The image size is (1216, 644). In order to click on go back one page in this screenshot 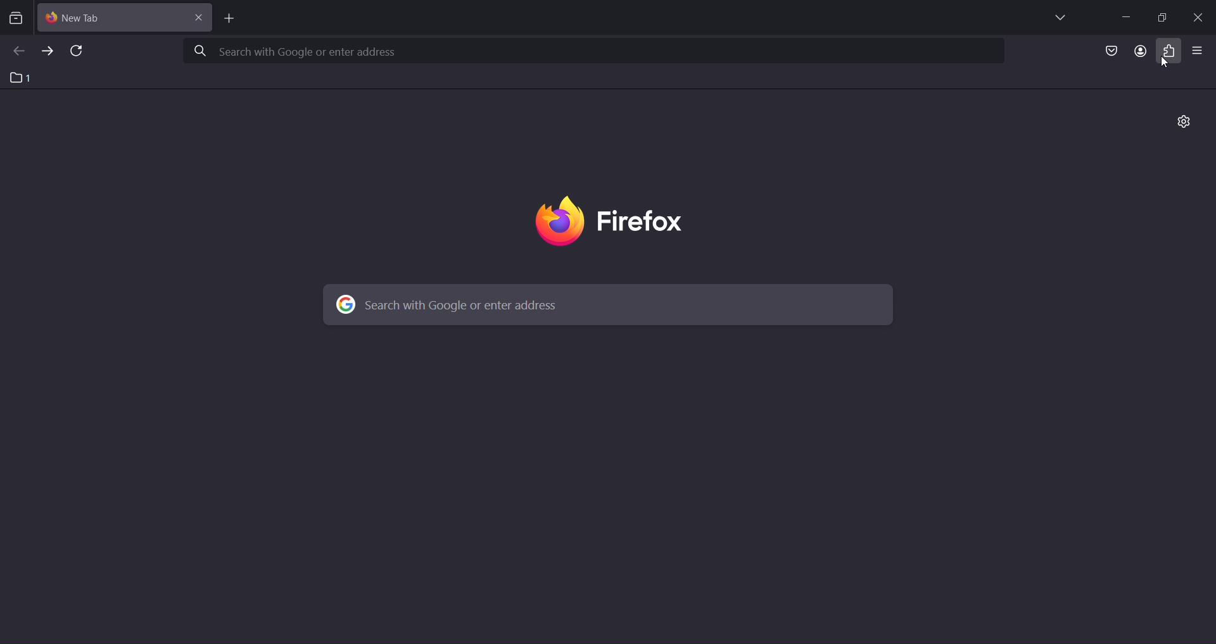, I will do `click(19, 49)`.